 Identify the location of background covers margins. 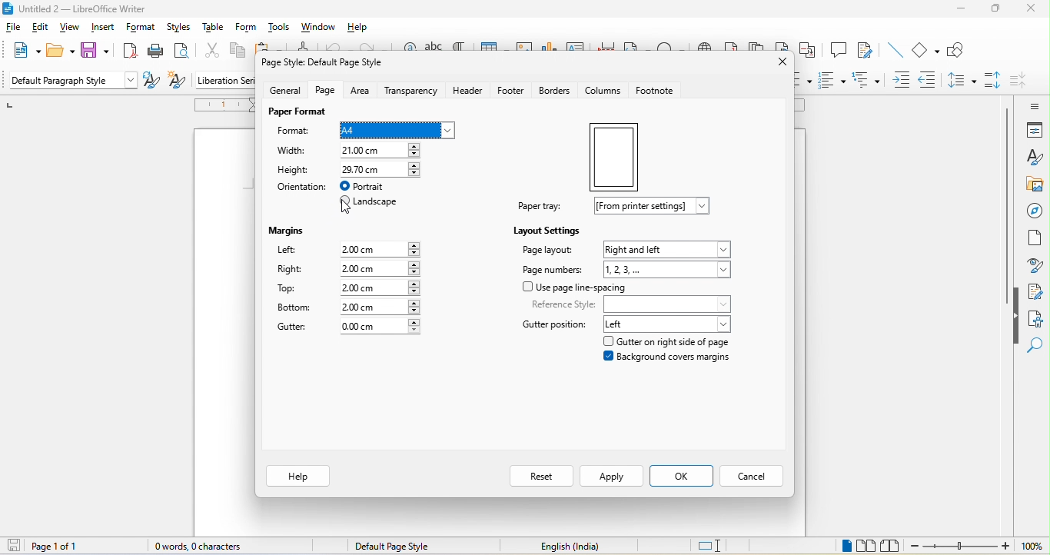
(670, 360).